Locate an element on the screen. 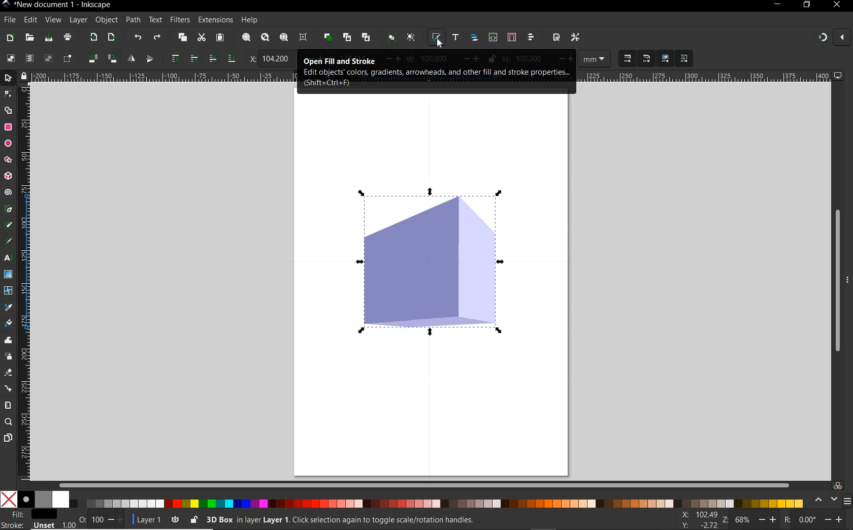 Image resolution: width=853 pixels, height=530 pixels. SHAPE BUILDER TOOL is located at coordinates (8, 111).